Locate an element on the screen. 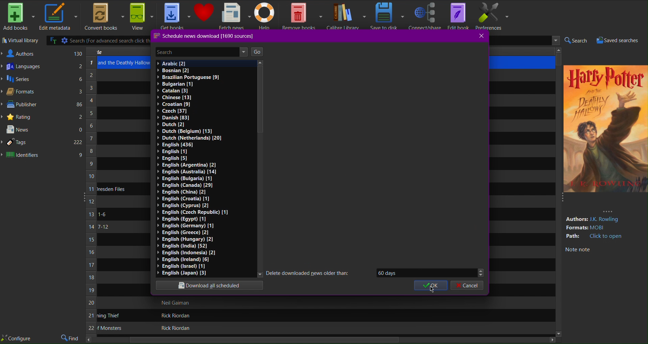 This screenshot has height=344, width=648. and the Deathly Hallows is located at coordinates (124, 63).